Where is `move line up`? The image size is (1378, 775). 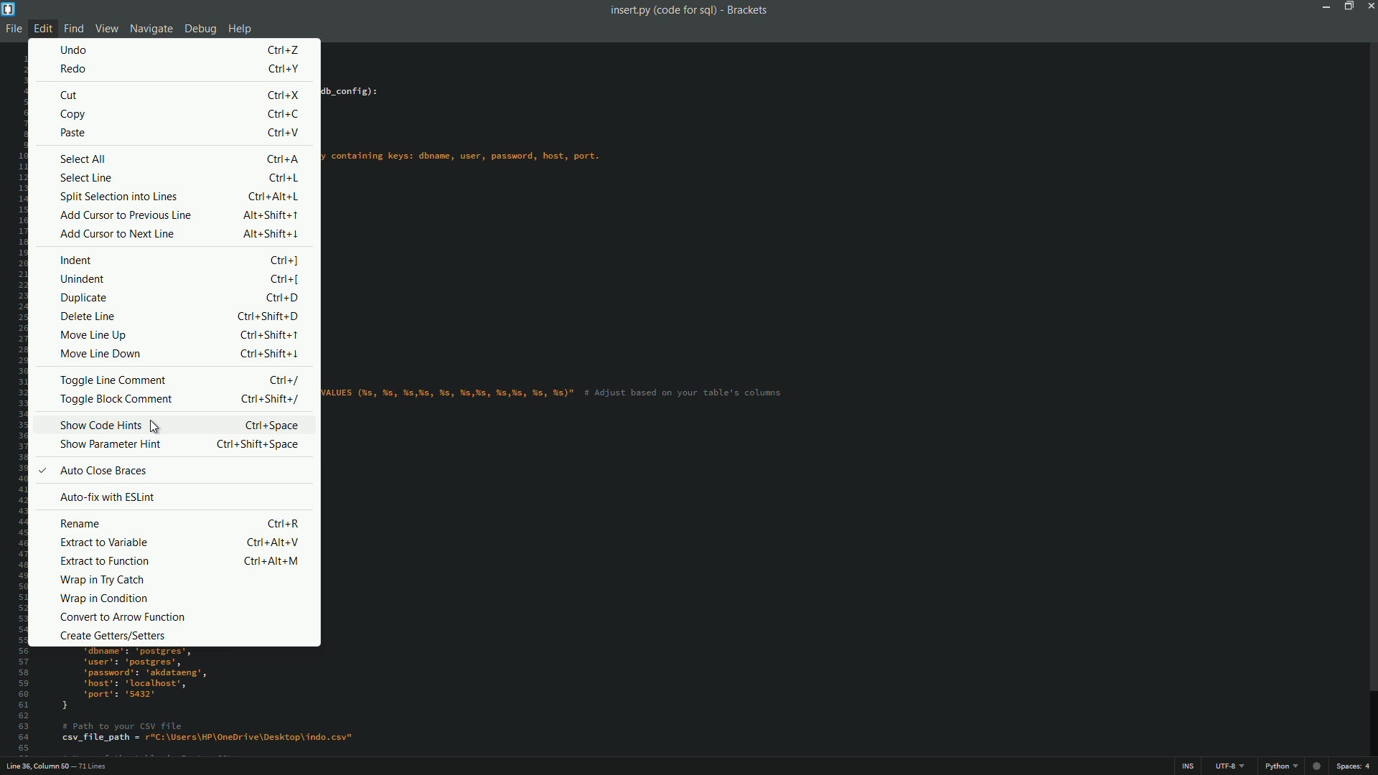
move line up is located at coordinates (94, 335).